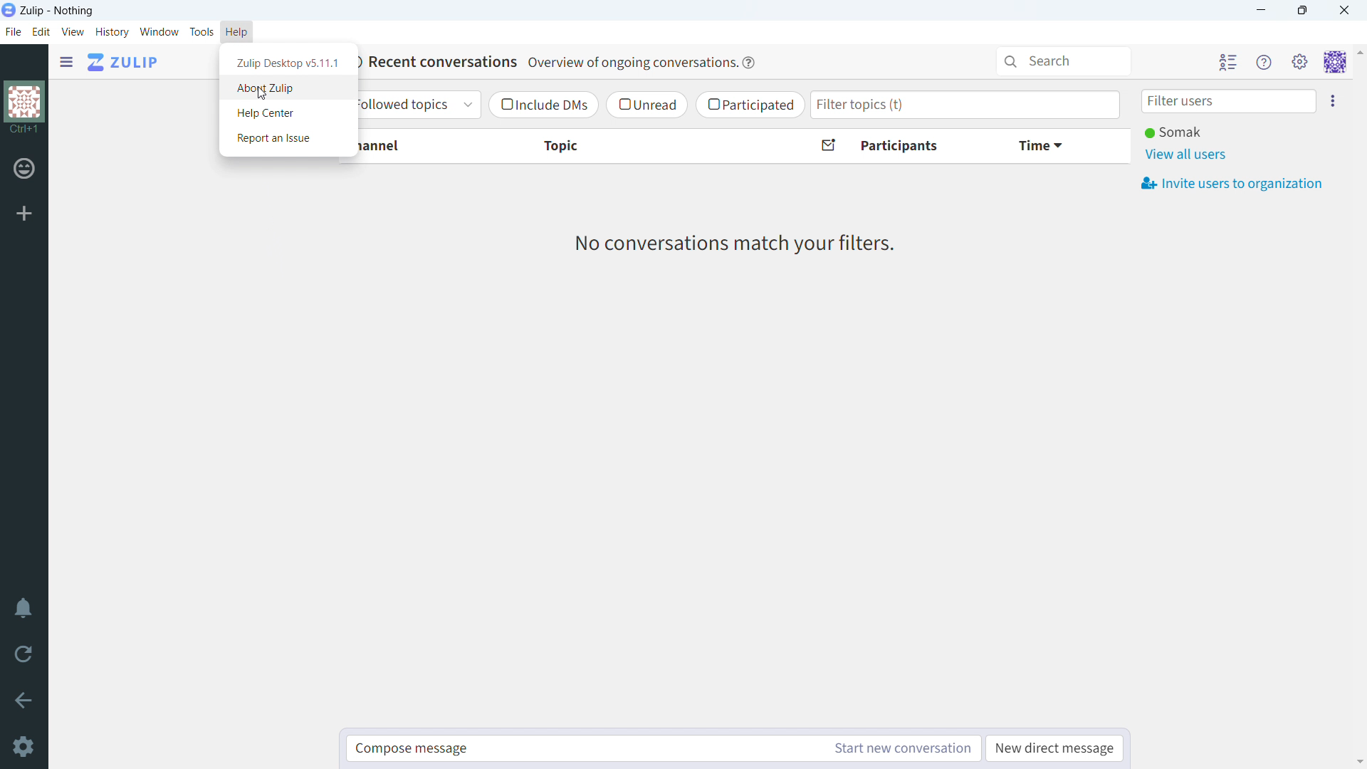  I want to click on tools, so click(201, 31).